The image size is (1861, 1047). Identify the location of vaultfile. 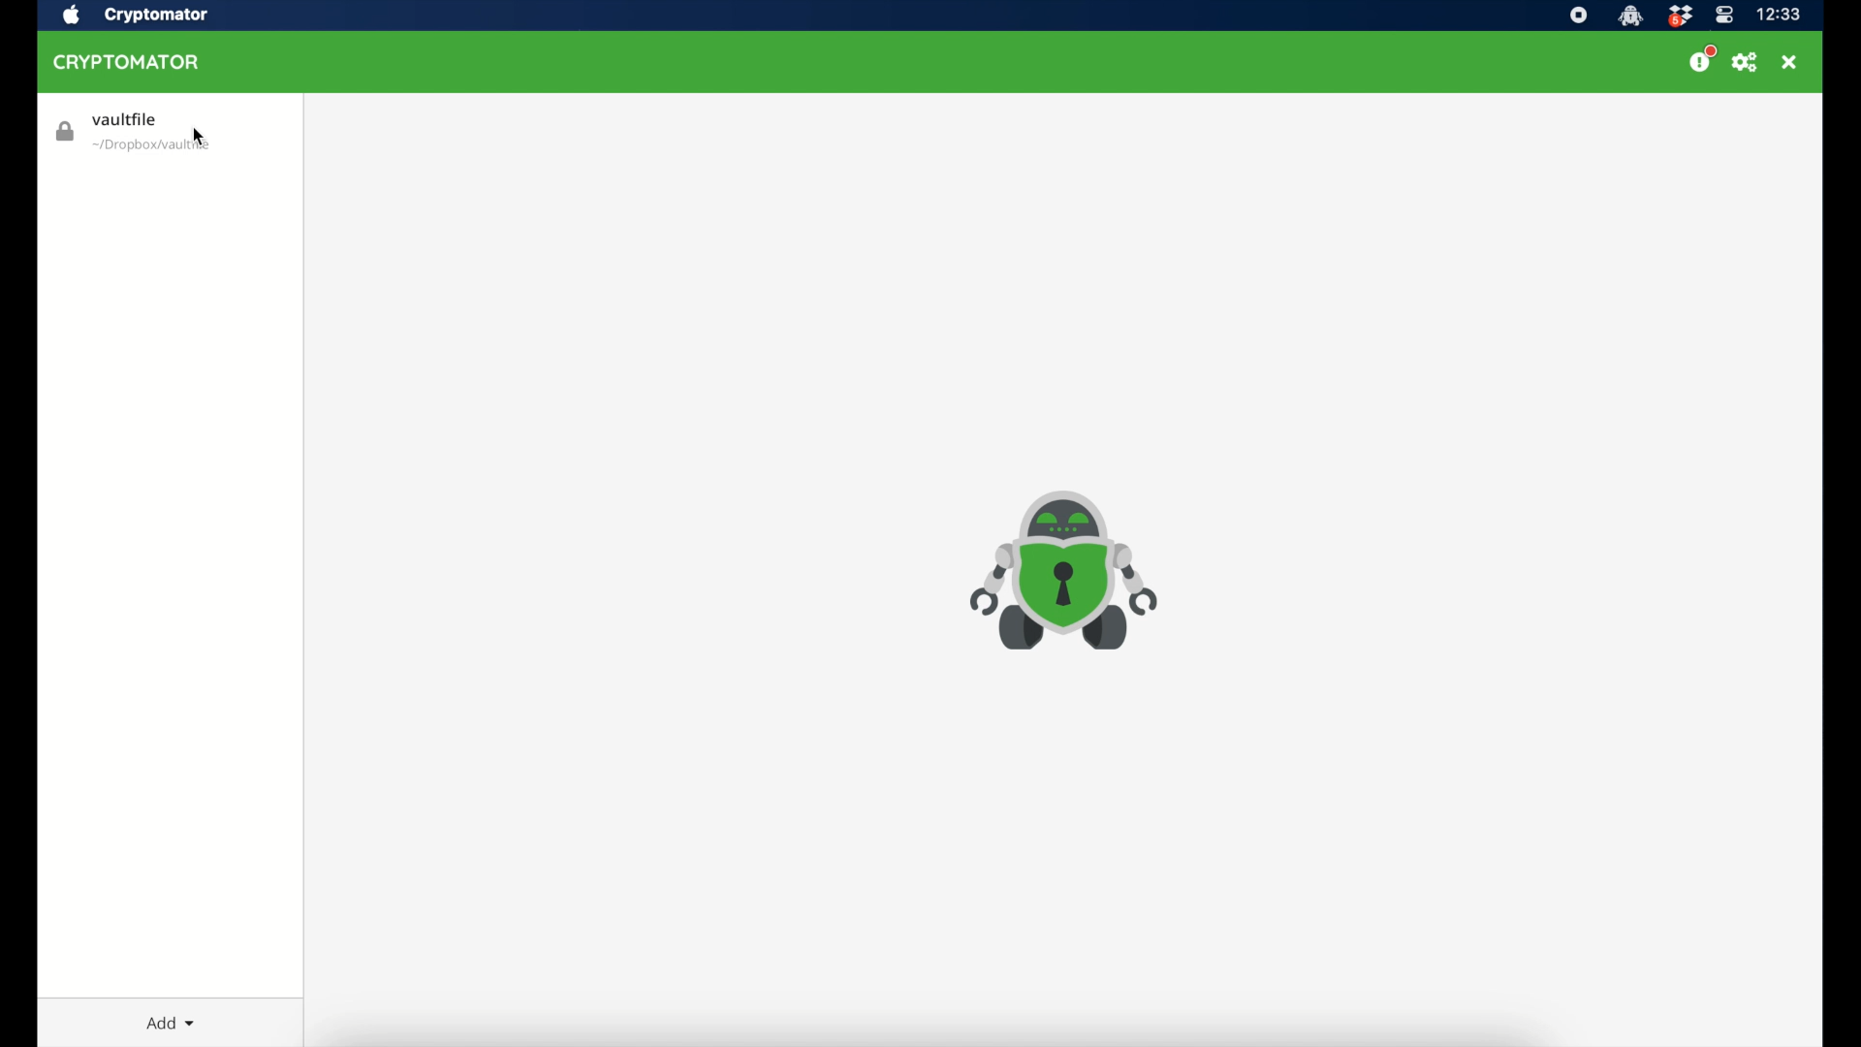
(134, 134).